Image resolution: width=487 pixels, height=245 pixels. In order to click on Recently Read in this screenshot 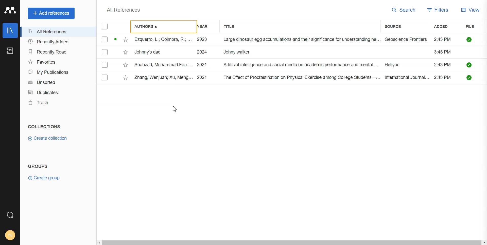, I will do `click(56, 51)`.